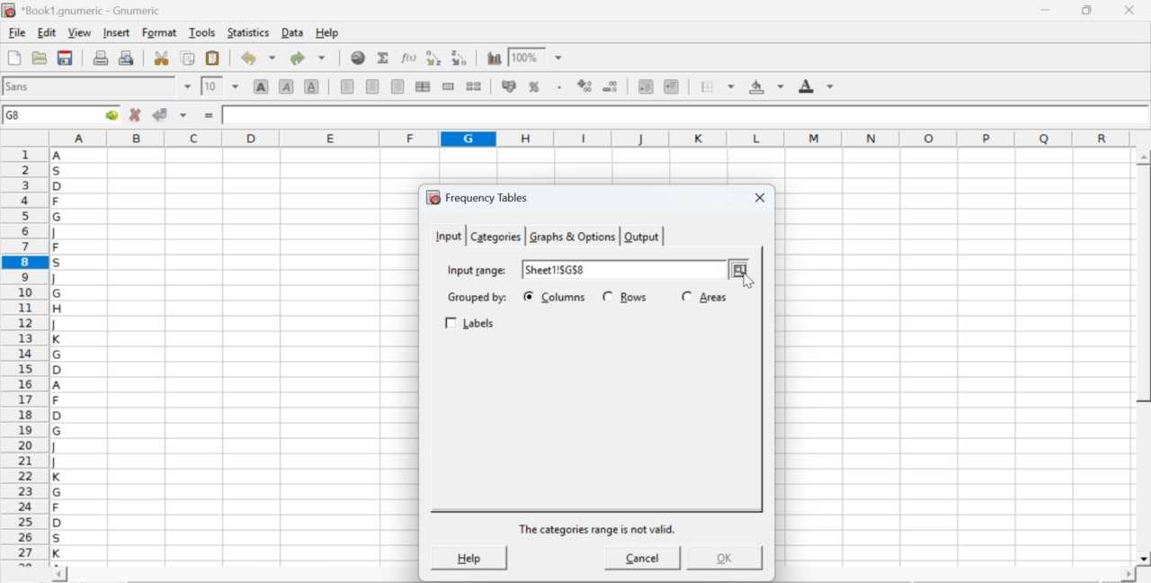  What do you see at coordinates (127, 57) in the screenshot?
I see `print preview` at bounding box center [127, 57].